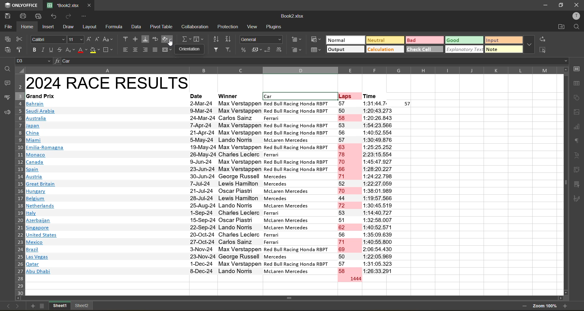 The width and height of the screenshot is (584, 311). Describe the element at coordinates (47, 188) in the screenshot. I see `Countires name` at that location.